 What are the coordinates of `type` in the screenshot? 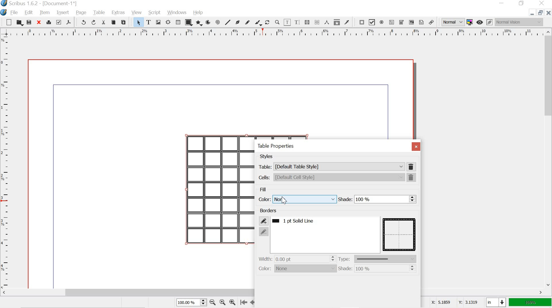 It's located at (379, 259).